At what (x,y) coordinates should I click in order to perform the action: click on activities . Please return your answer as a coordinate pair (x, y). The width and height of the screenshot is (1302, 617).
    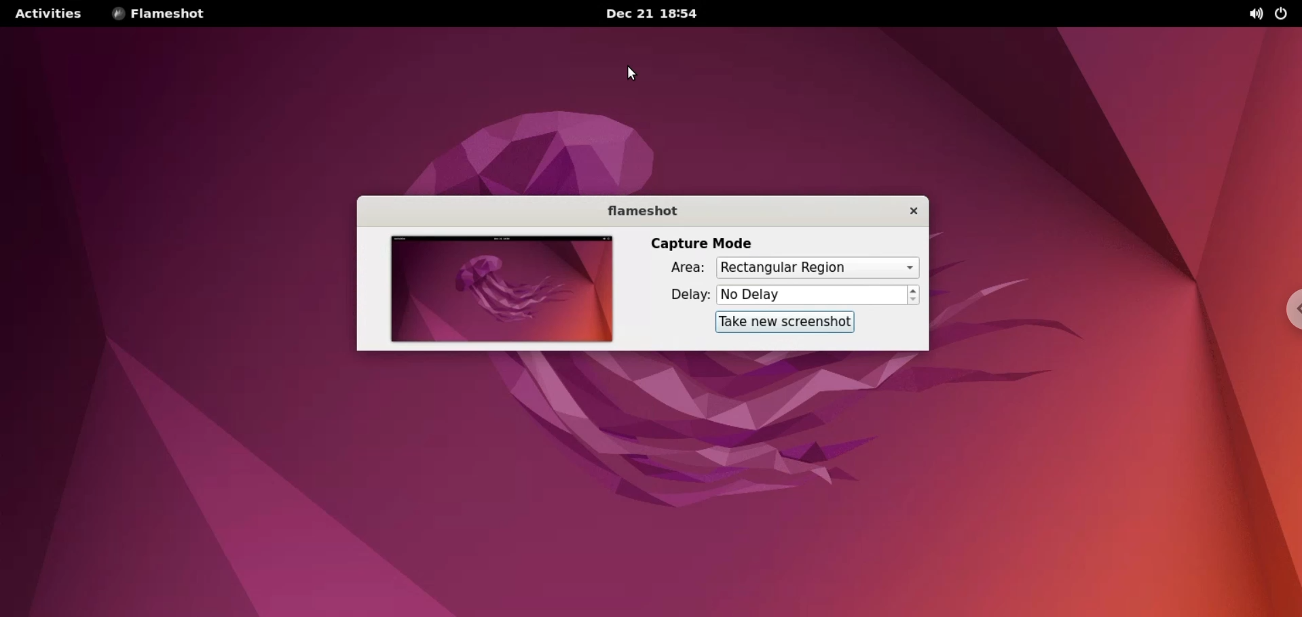
    Looking at the image, I should click on (47, 14).